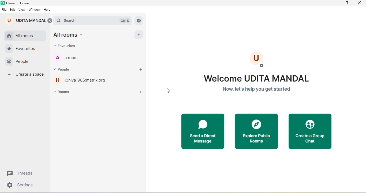 The width and height of the screenshot is (366, 193). I want to click on create a group chat, so click(310, 132).